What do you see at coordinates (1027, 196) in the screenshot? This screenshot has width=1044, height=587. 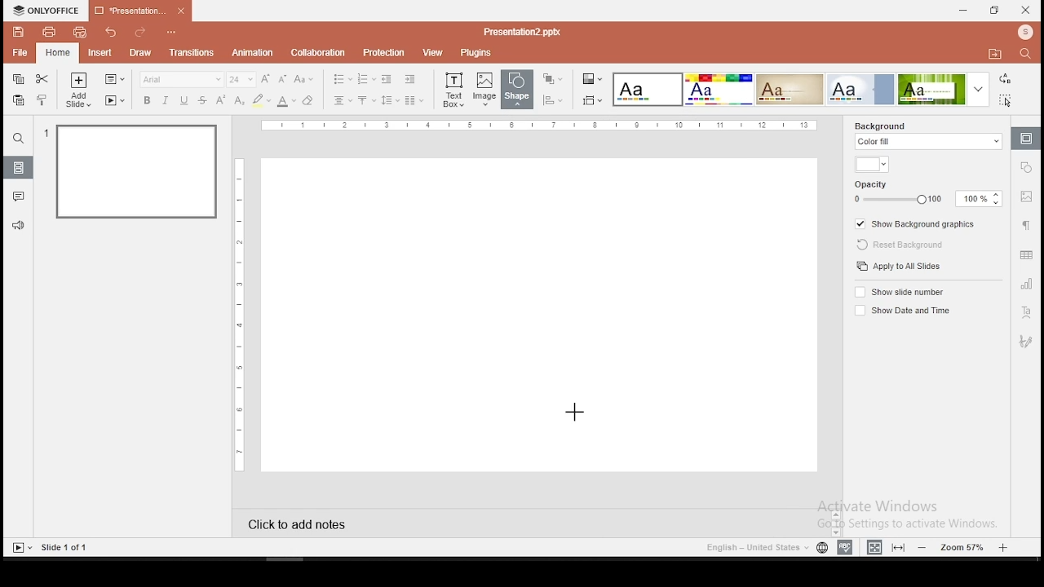 I see `image settings` at bounding box center [1027, 196].